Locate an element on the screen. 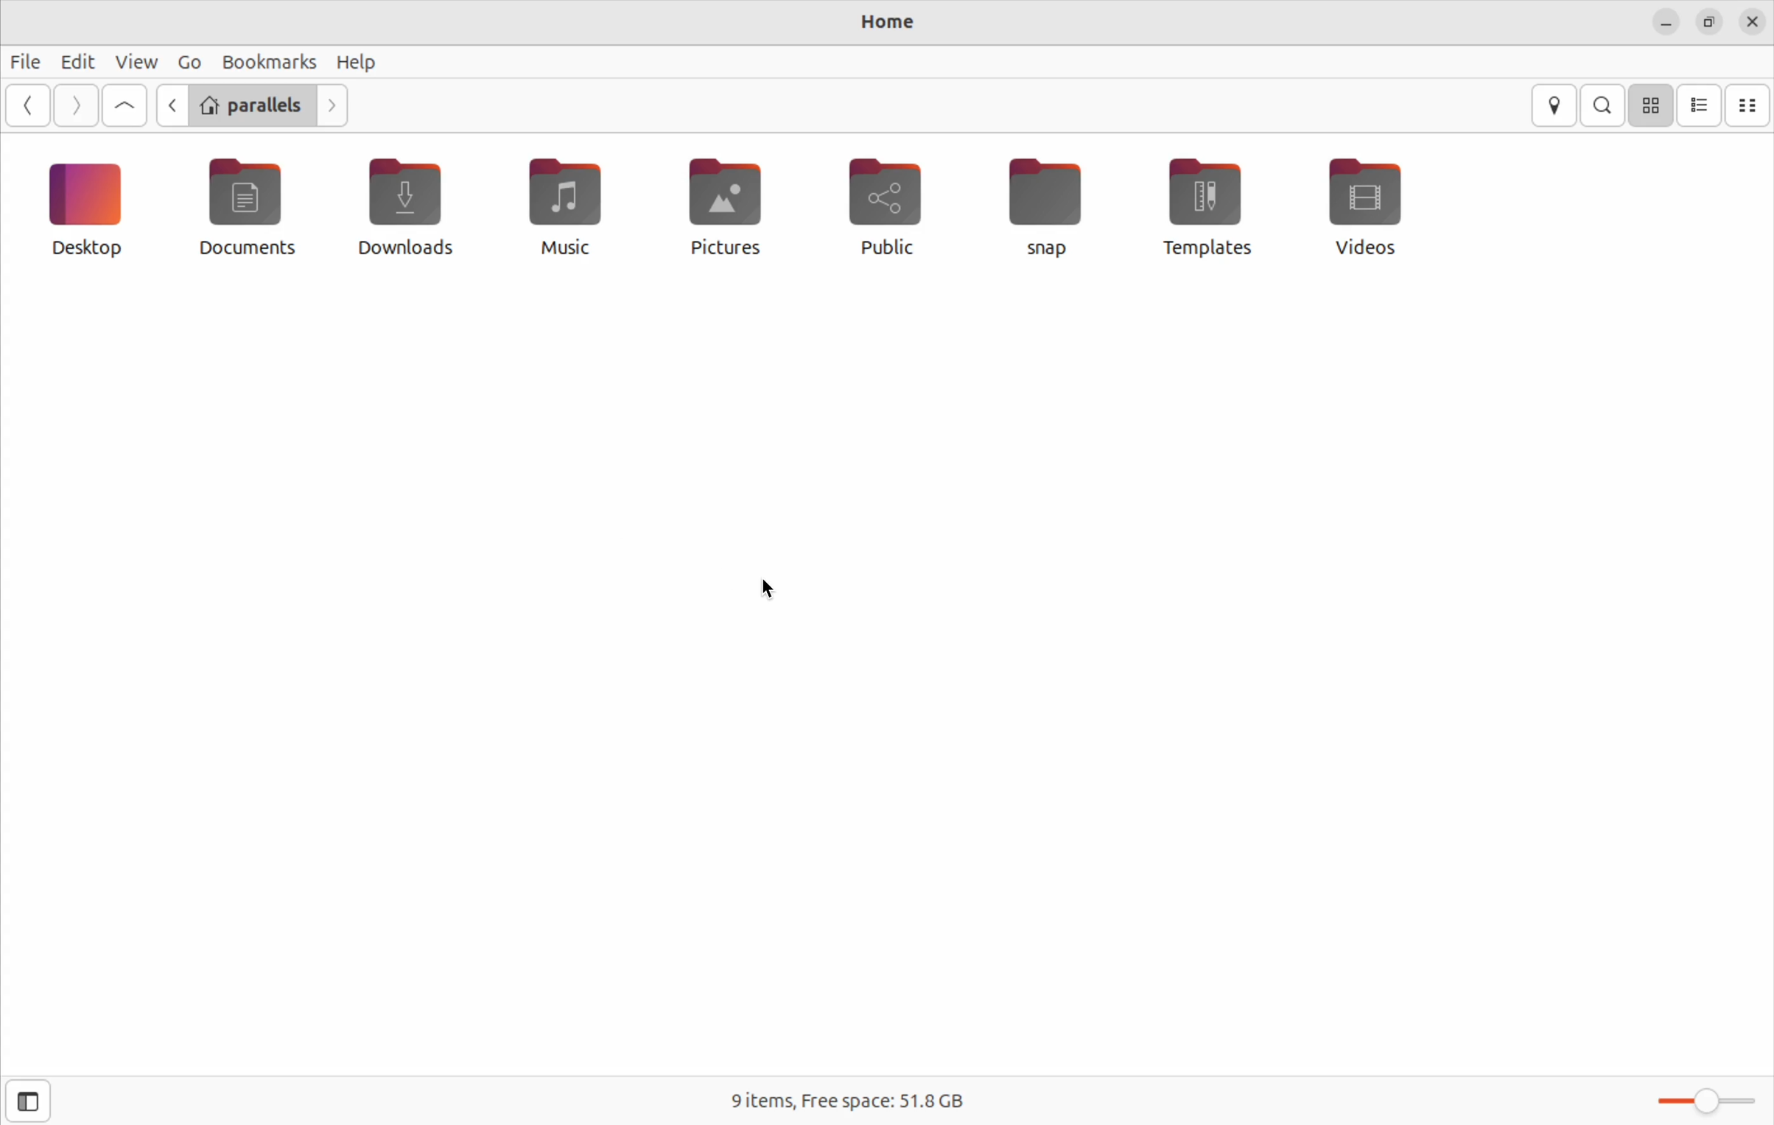 This screenshot has width=1774, height=1125. cursor is located at coordinates (766, 591).